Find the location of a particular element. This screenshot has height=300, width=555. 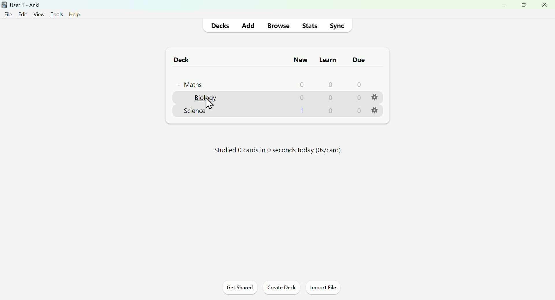

Studied 0 cards in 0 seconds today (Os/card) is located at coordinates (278, 150).